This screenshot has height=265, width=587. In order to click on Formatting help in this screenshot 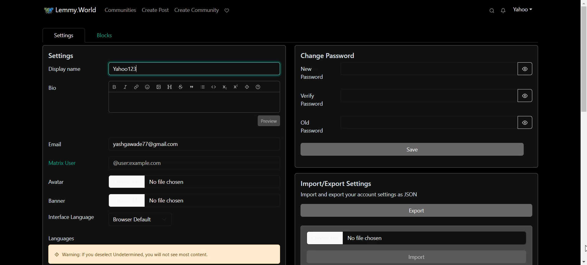, I will do `click(258, 87)`.